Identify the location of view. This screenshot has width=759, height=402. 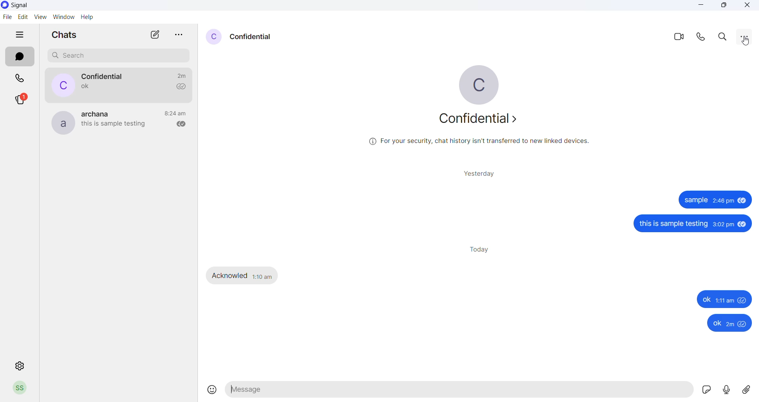
(40, 17).